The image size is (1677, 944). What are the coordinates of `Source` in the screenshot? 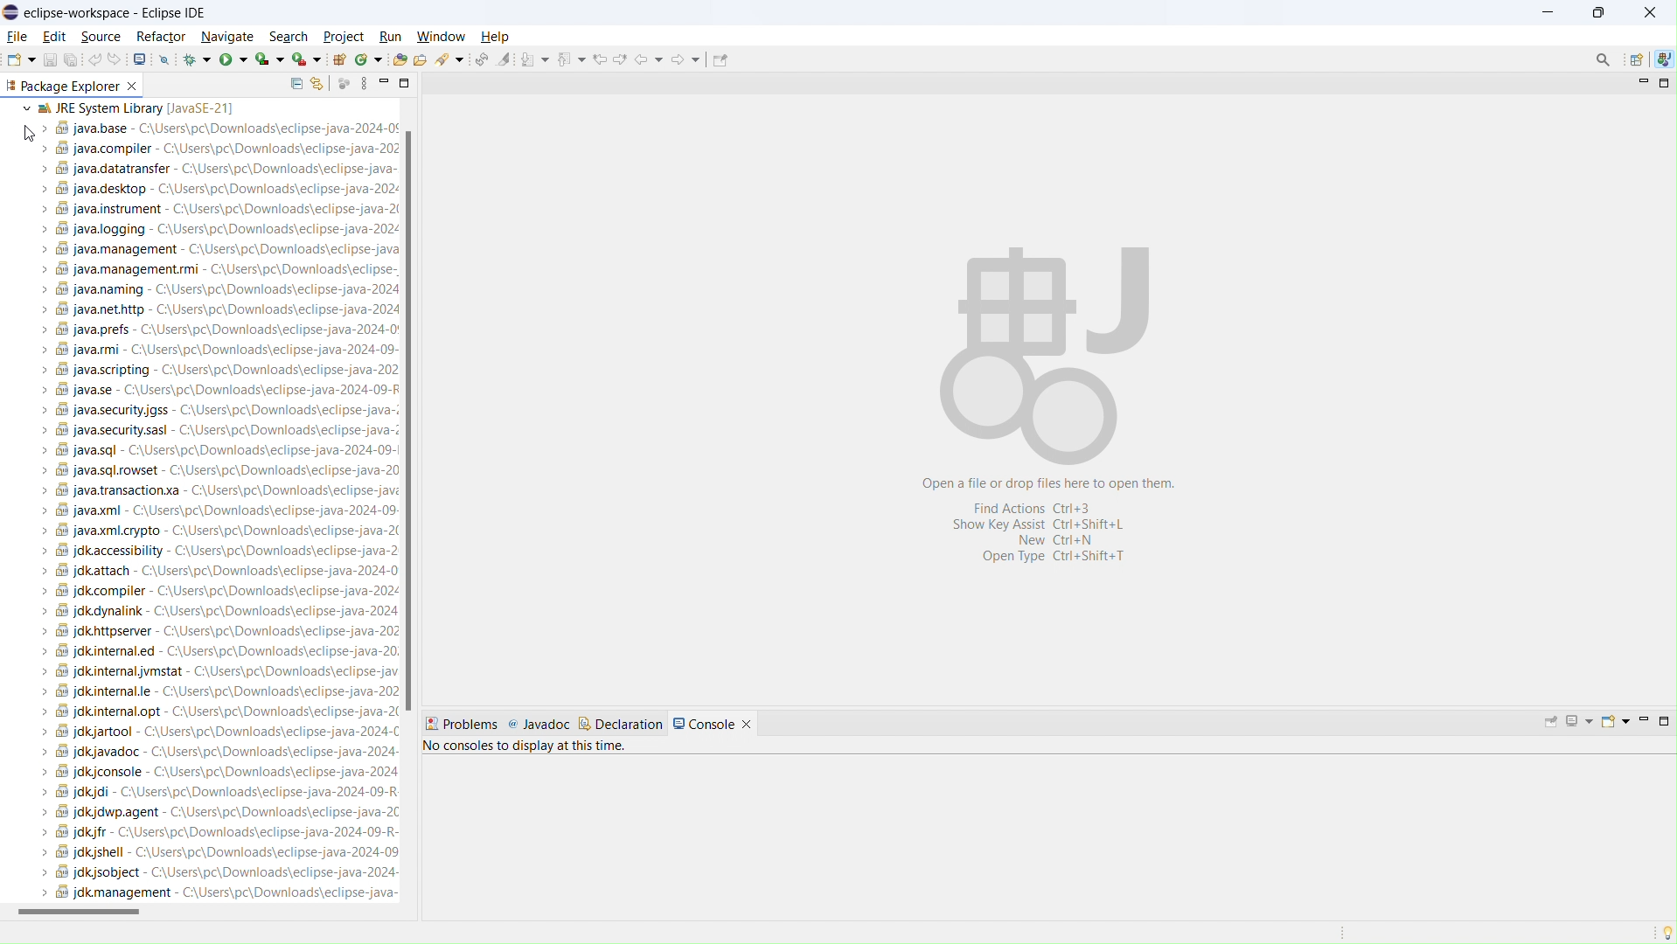 It's located at (102, 37).